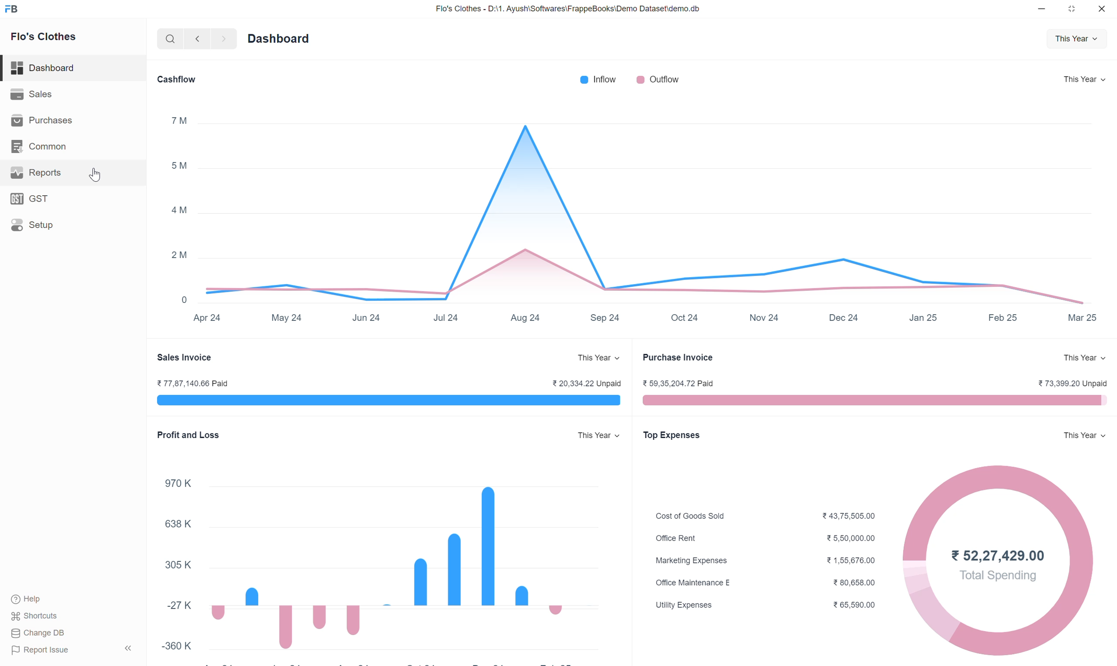 The width and height of the screenshot is (1117, 666). What do you see at coordinates (31, 96) in the screenshot?
I see `Sales` at bounding box center [31, 96].